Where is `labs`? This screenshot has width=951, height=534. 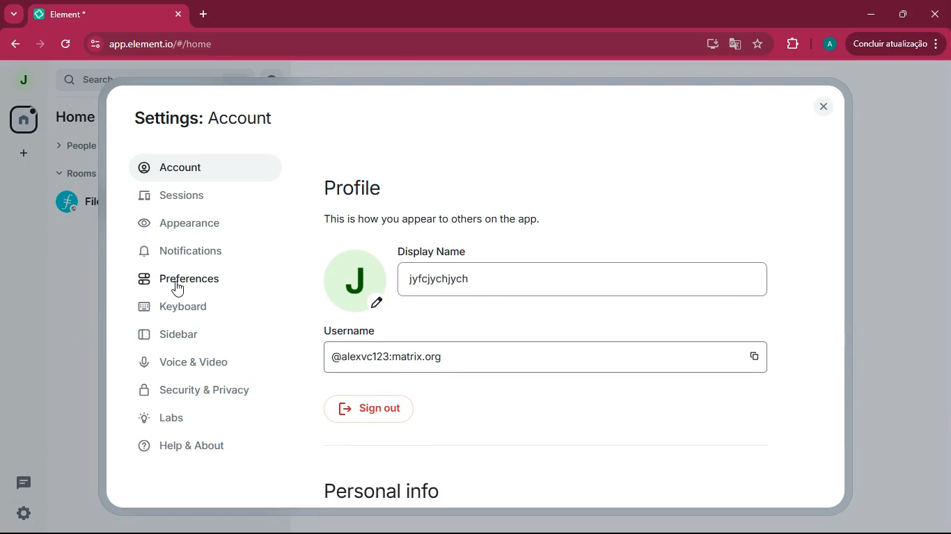 labs is located at coordinates (189, 418).